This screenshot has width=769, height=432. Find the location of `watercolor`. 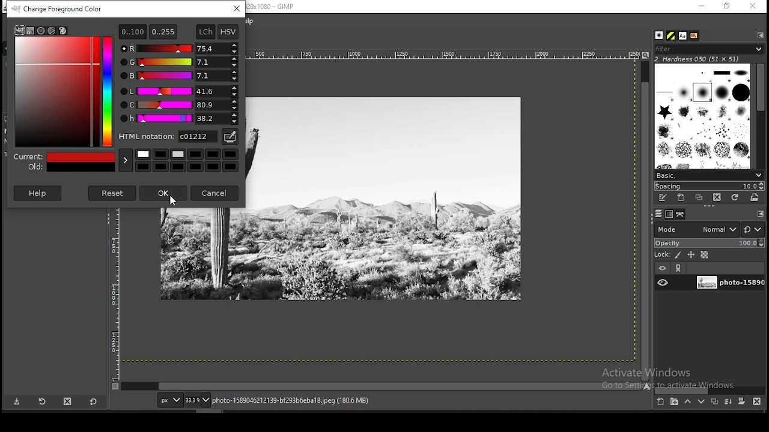

watercolor is located at coordinates (52, 31).